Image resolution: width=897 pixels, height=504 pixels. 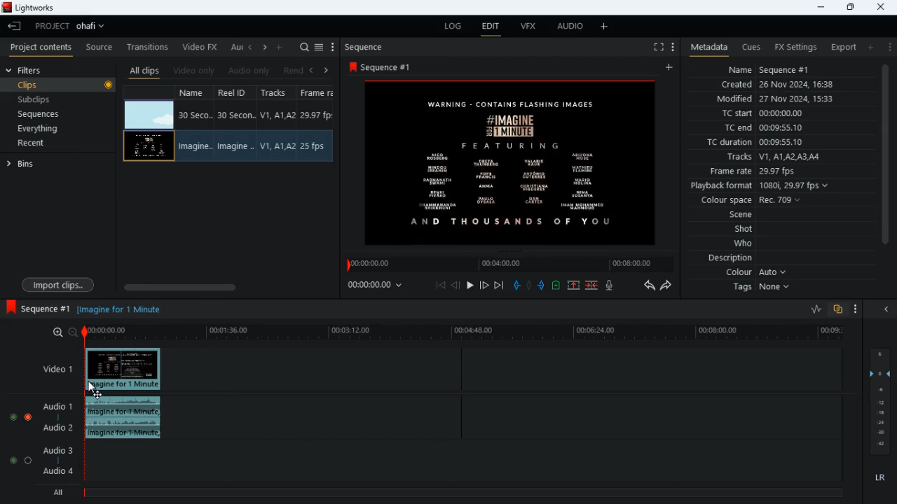 I want to click on sequence, so click(x=370, y=47).